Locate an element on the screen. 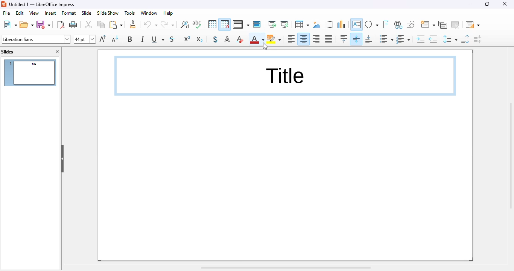 The image size is (514, 271). bold is located at coordinates (130, 39).